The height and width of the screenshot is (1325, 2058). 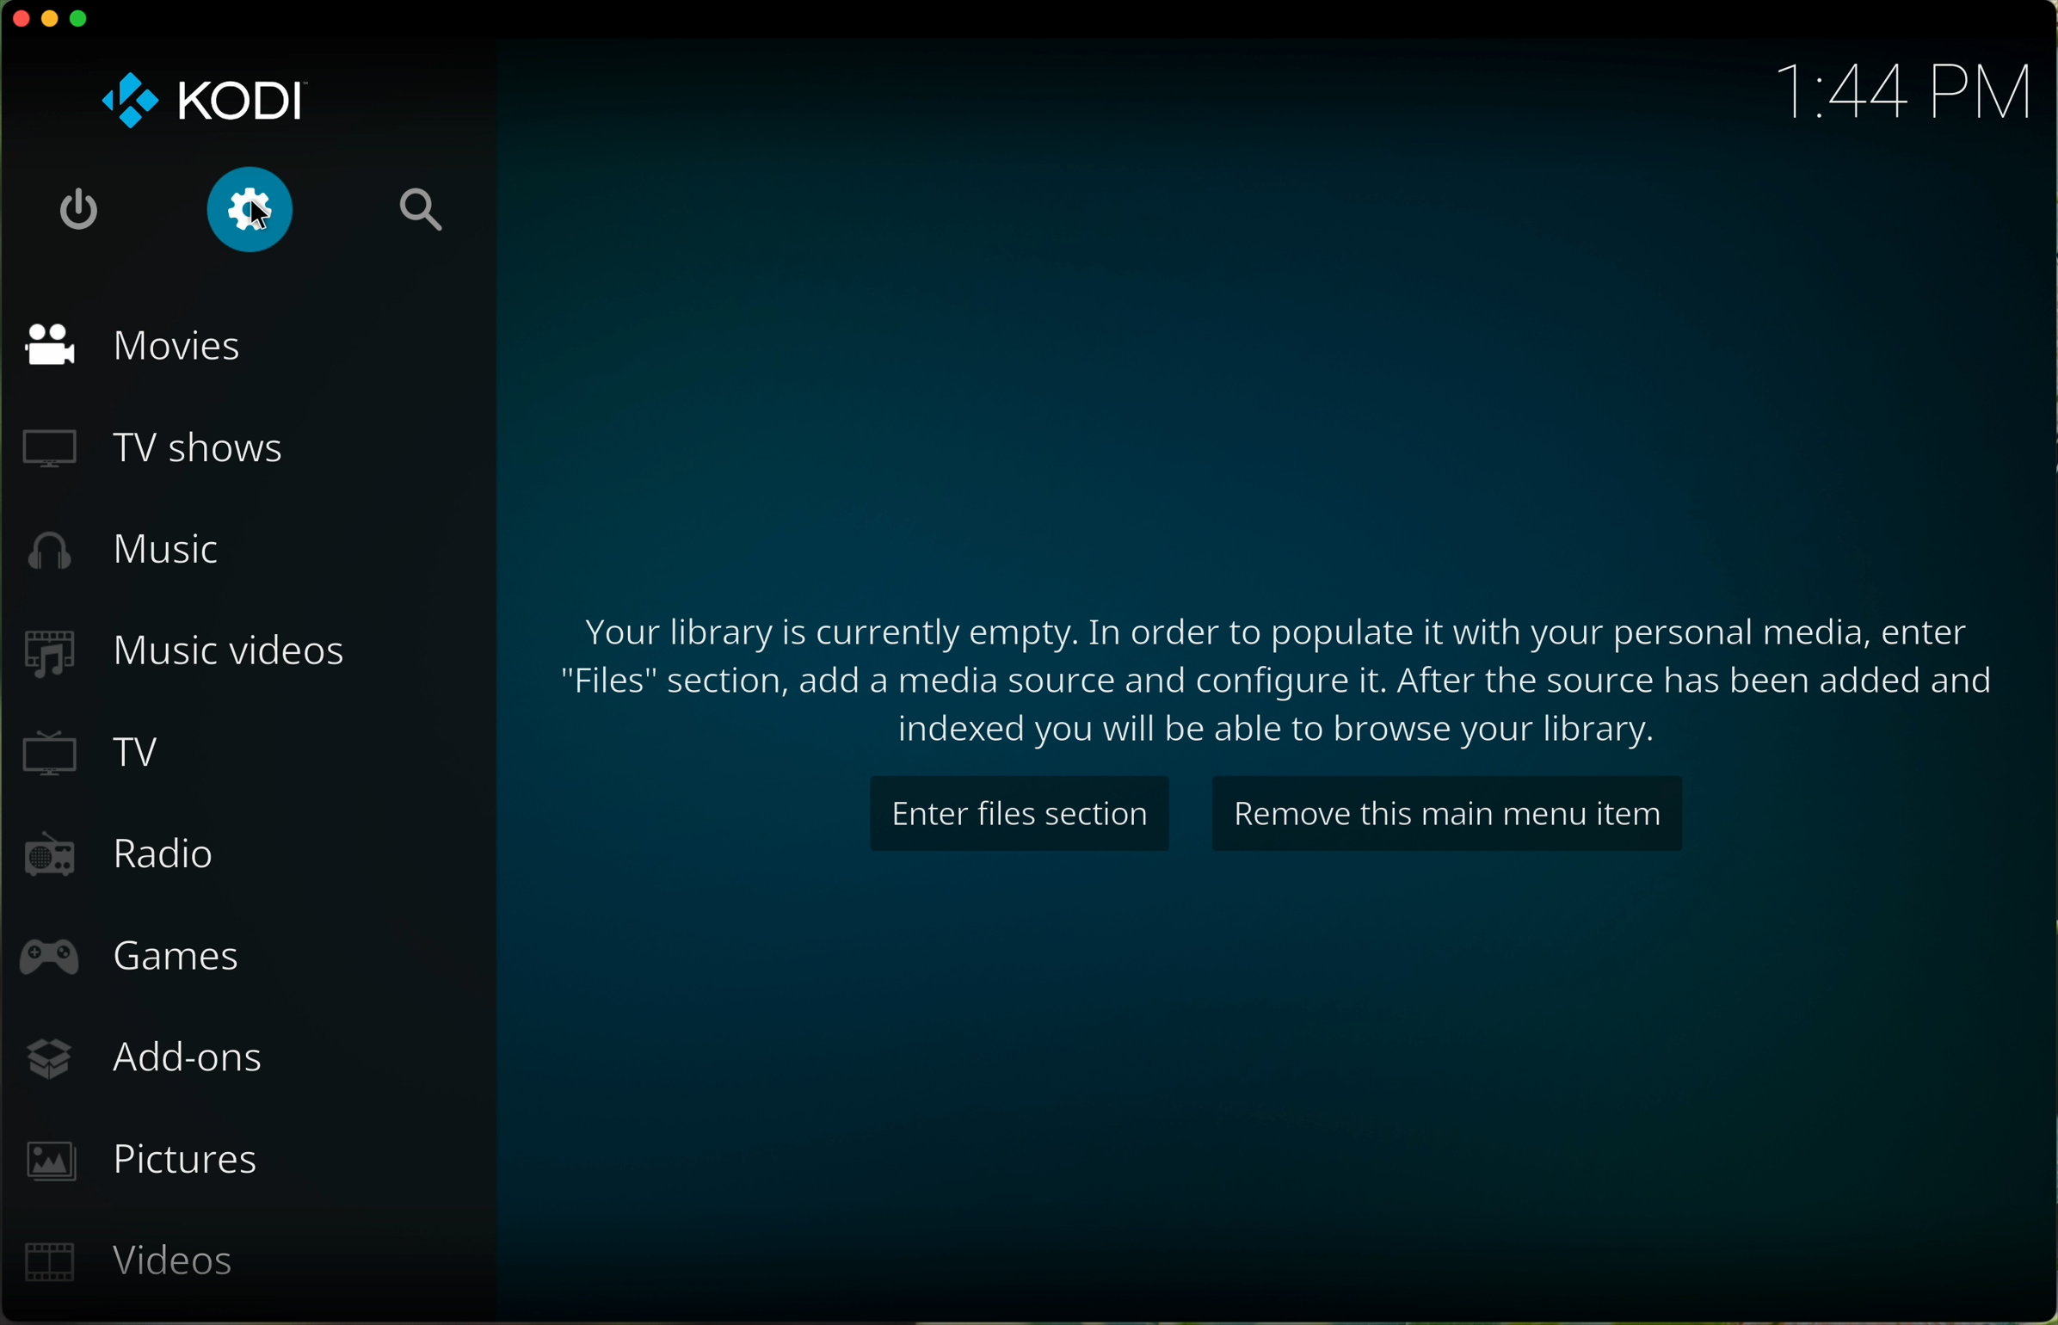 I want to click on minimize, so click(x=47, y=22).